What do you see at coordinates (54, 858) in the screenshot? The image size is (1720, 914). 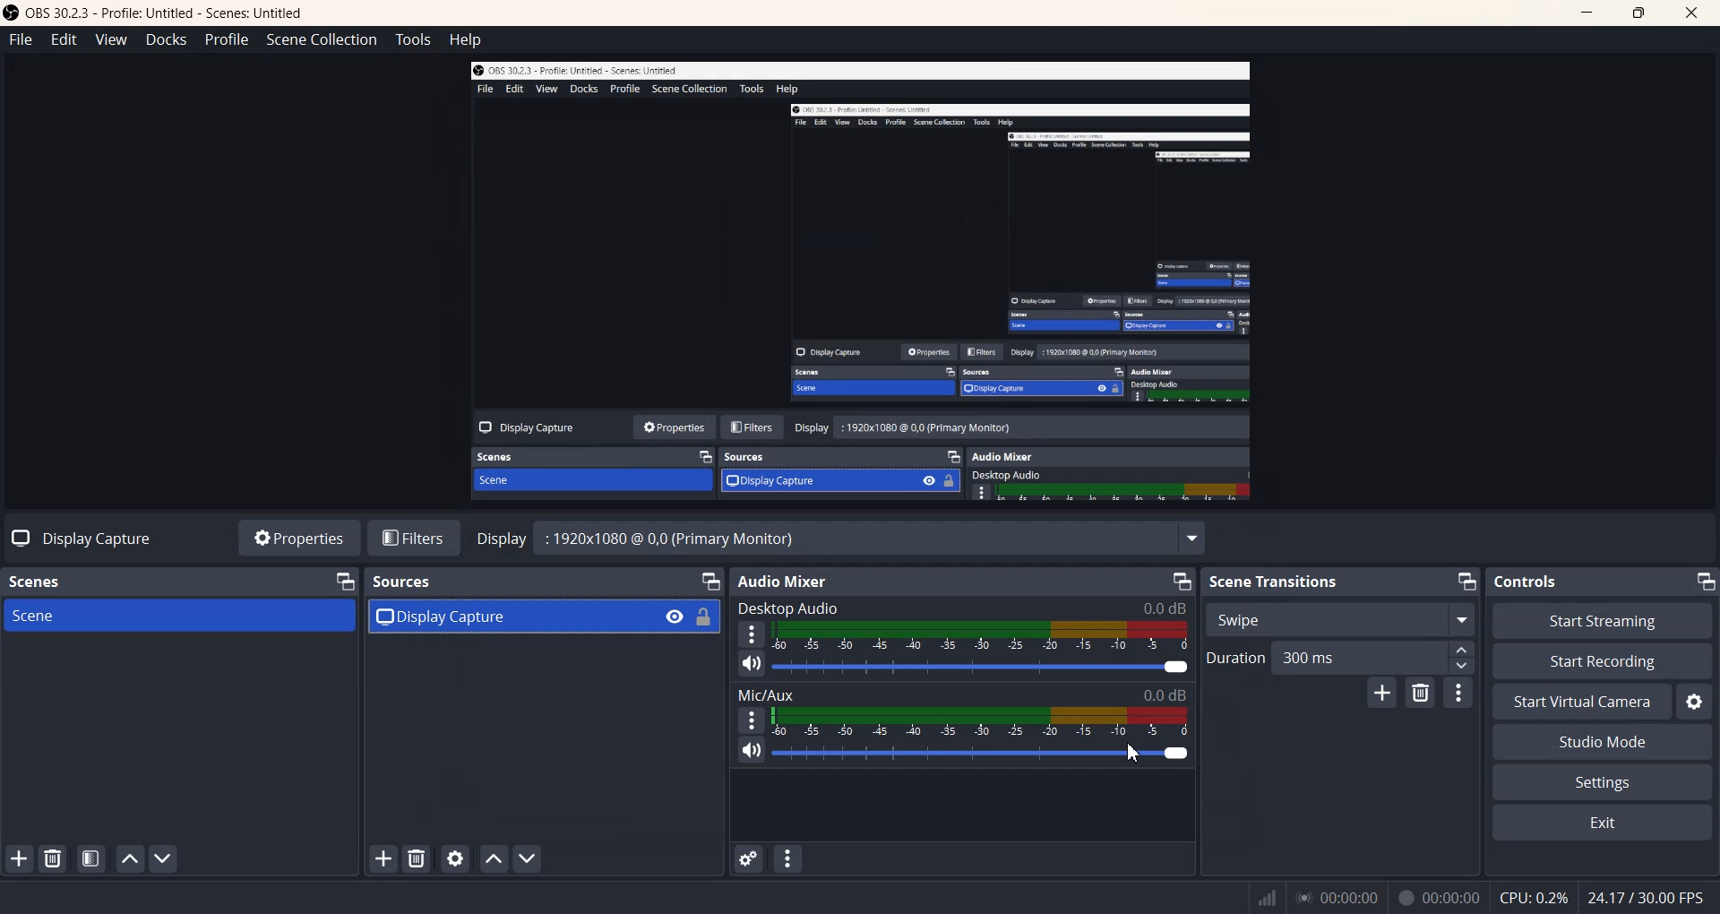 I see `Remove Selected scene` at bounding box center [54, 858].